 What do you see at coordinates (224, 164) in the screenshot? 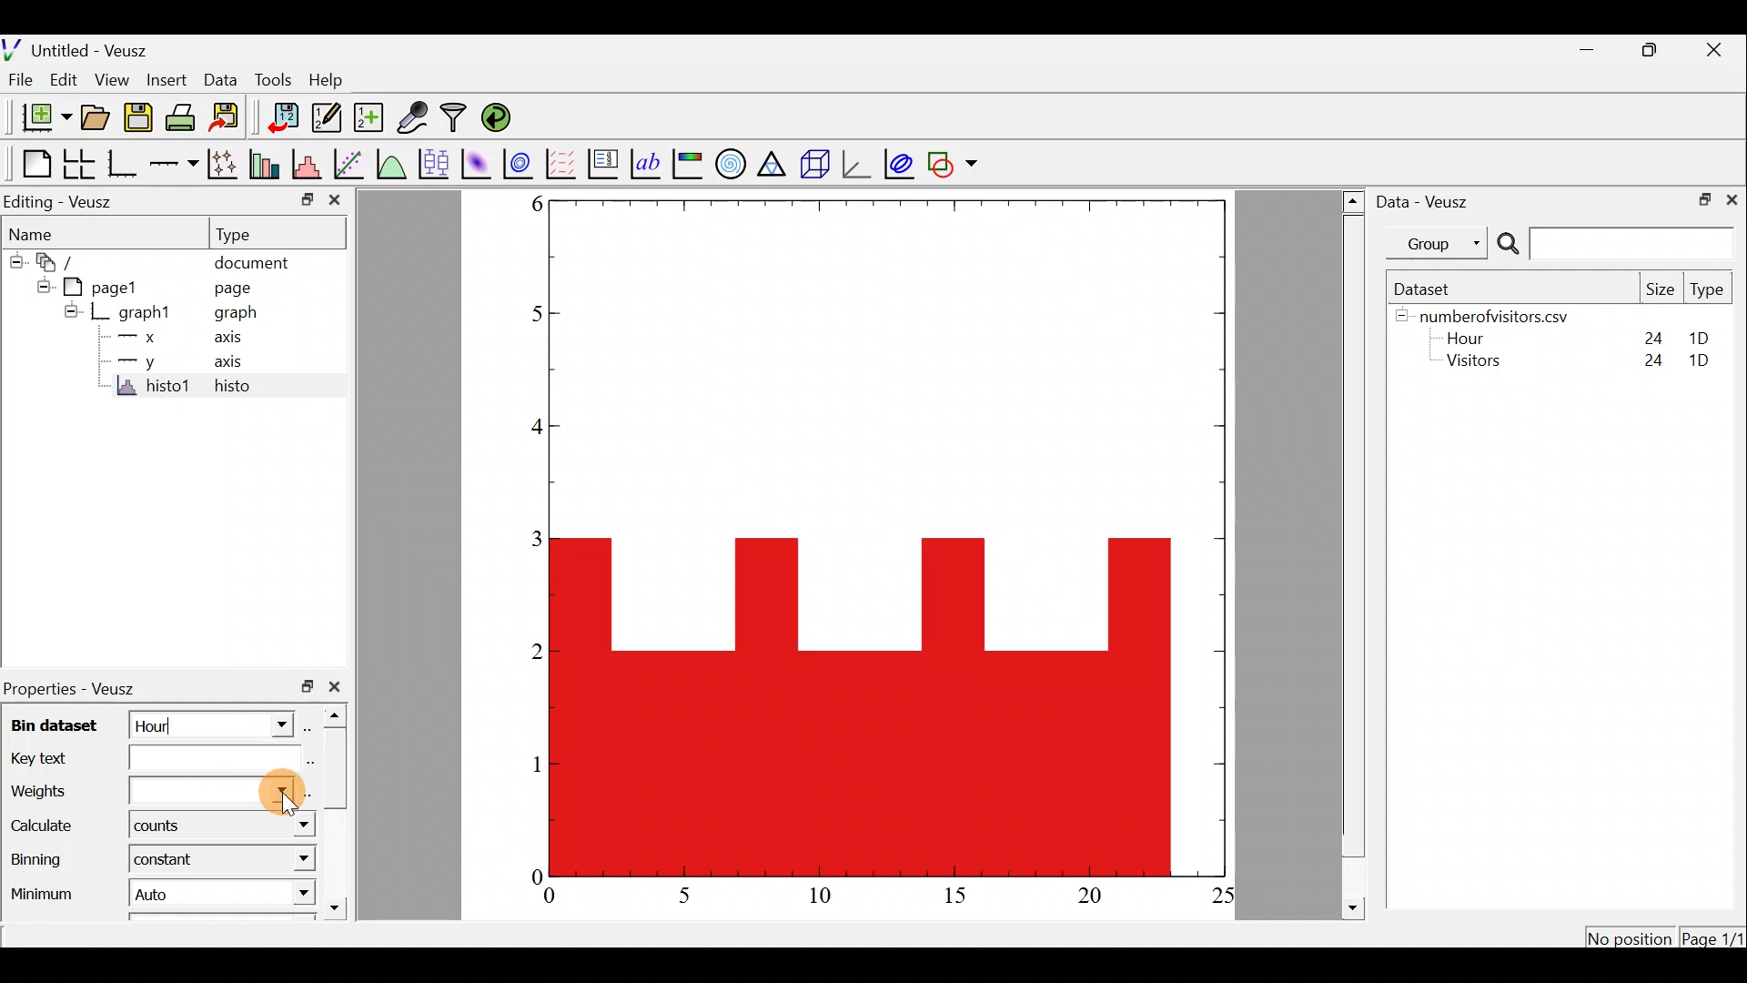
I see `plot points with lines and error bars` at bounding box center [224, 164].